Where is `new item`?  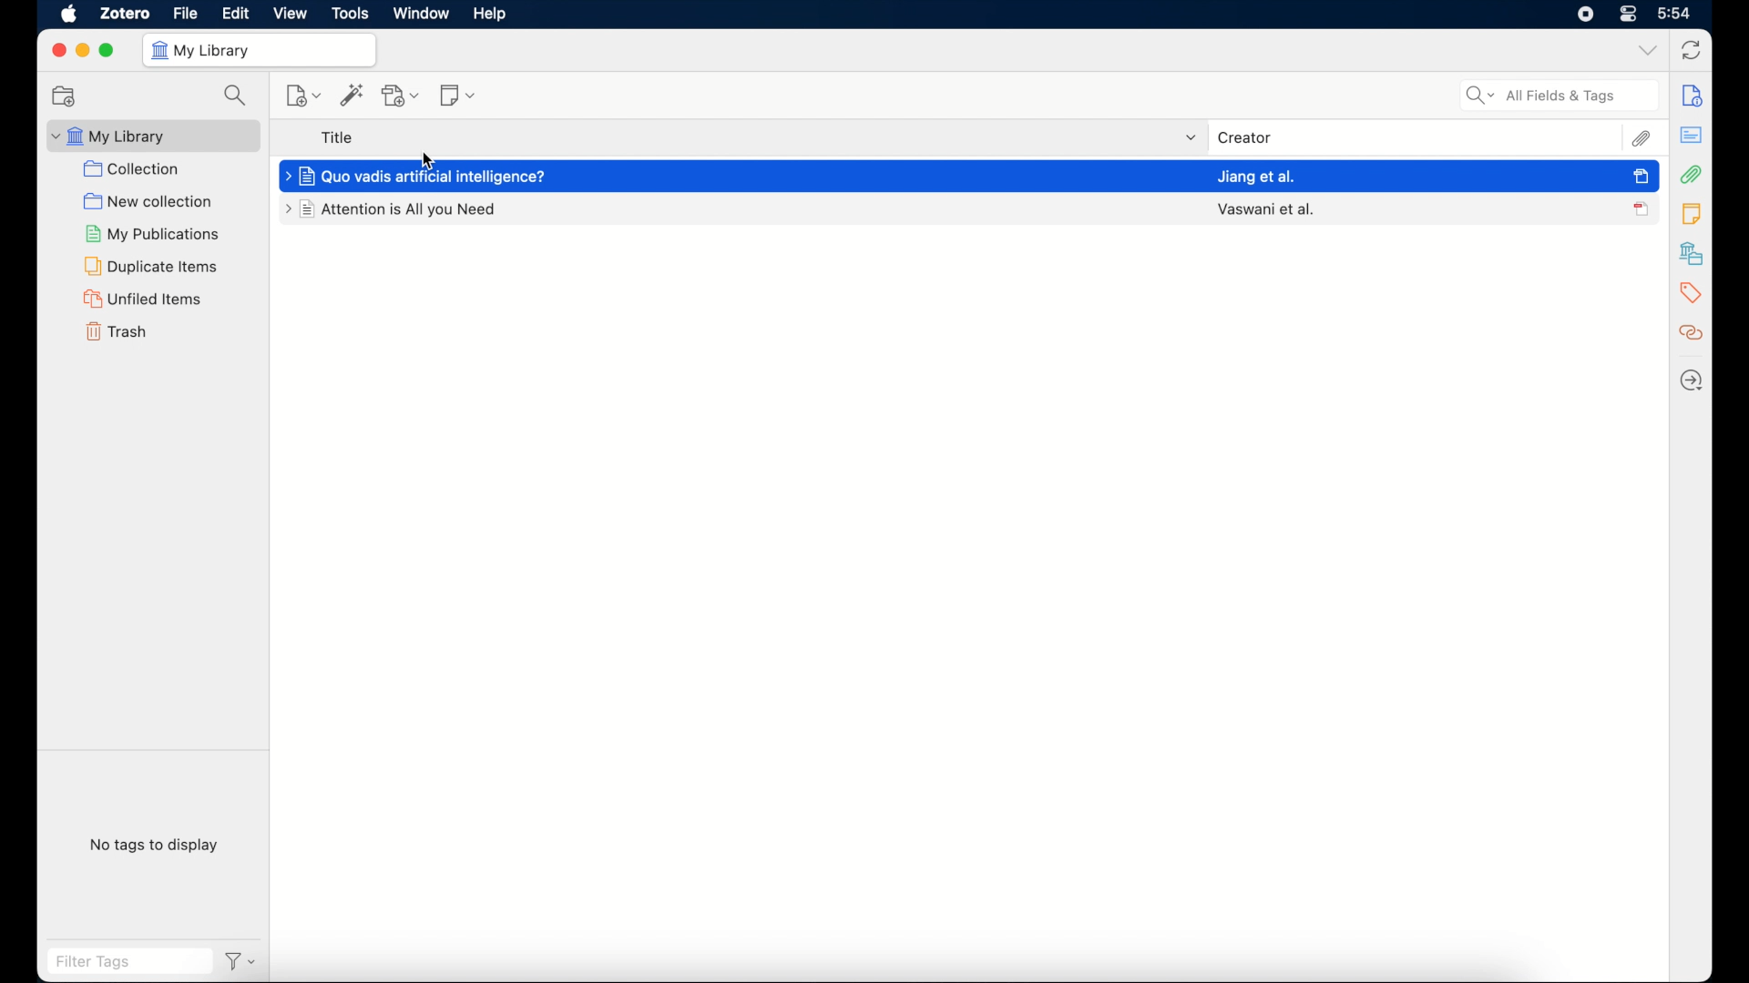
new item is located at coordinates (305, 96).